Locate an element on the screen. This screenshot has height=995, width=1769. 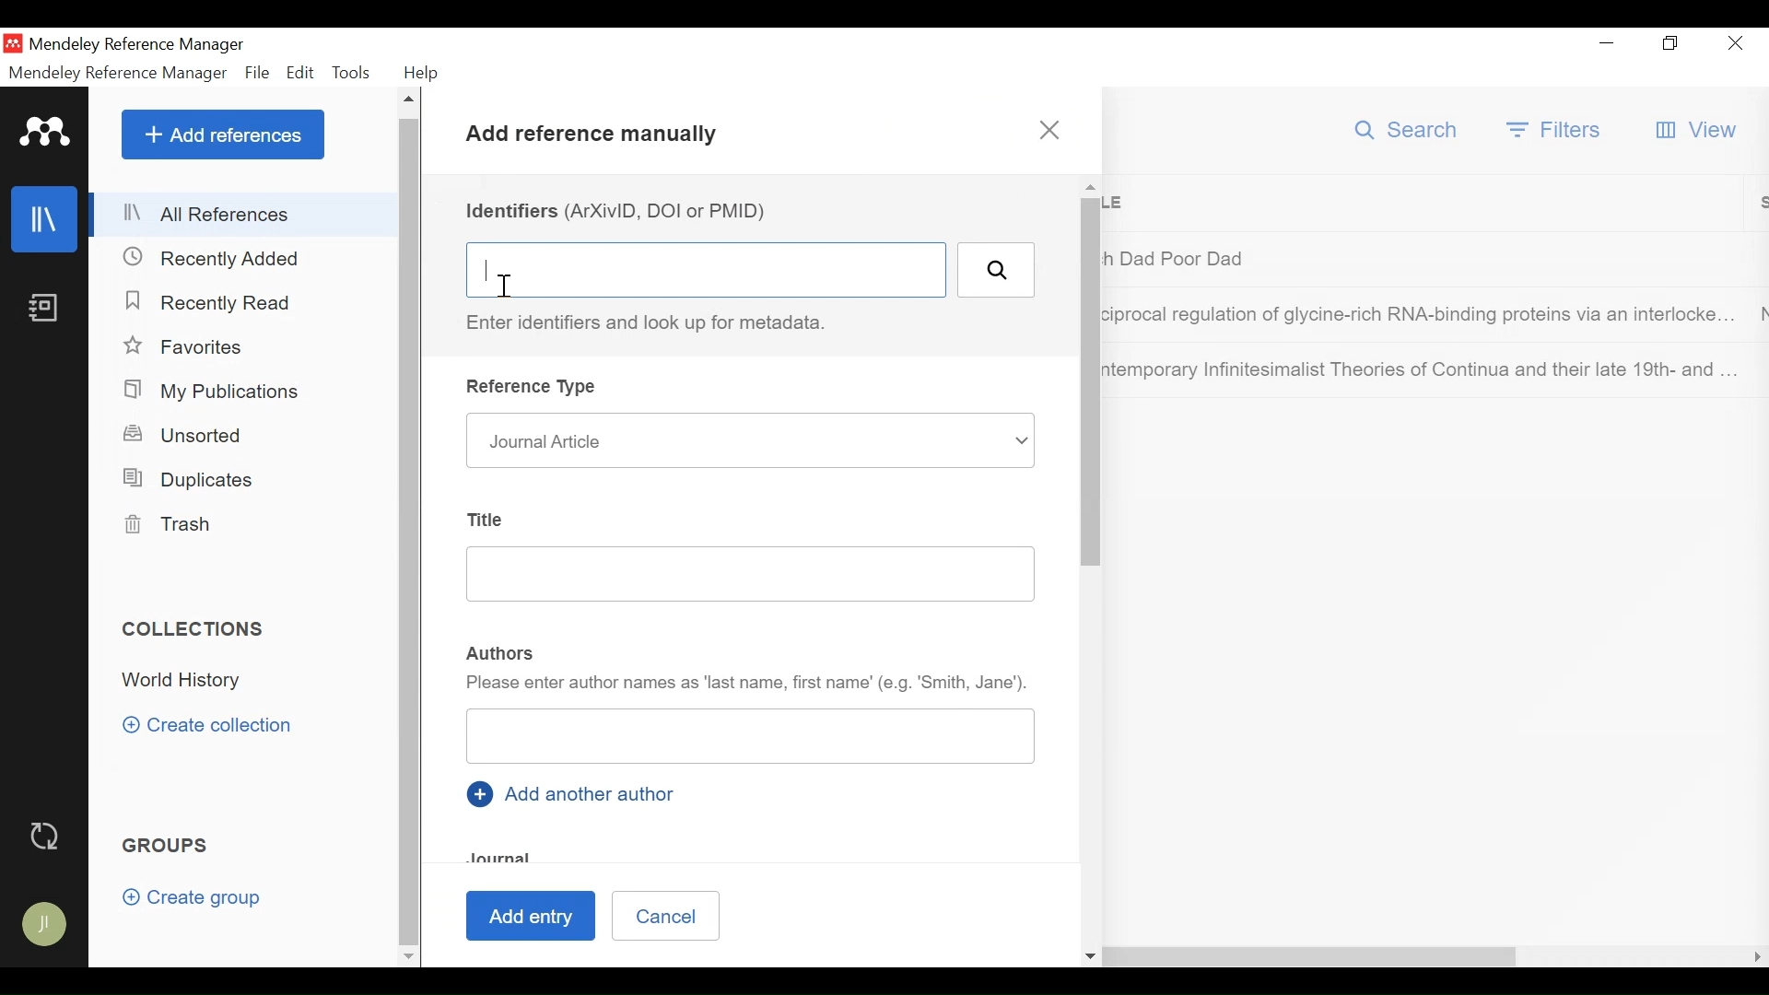
Create Collection is located at coordinates (214, 725).